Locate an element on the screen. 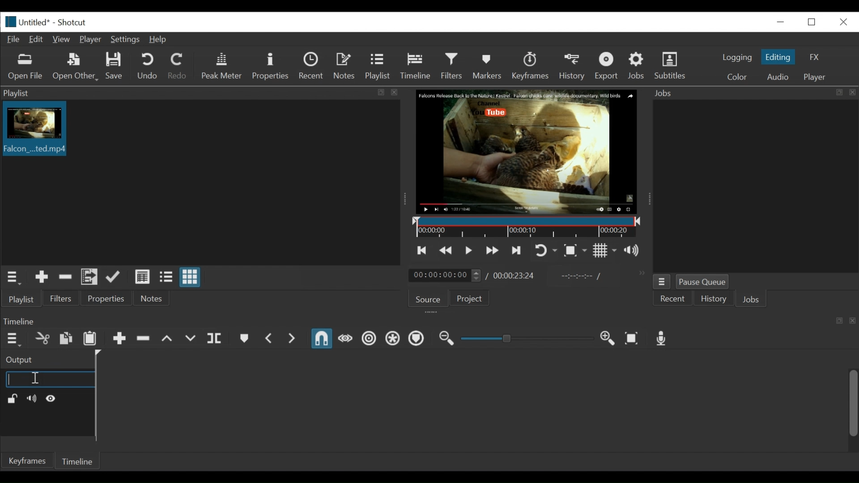  Current duration is located at coordinates (445, 276).